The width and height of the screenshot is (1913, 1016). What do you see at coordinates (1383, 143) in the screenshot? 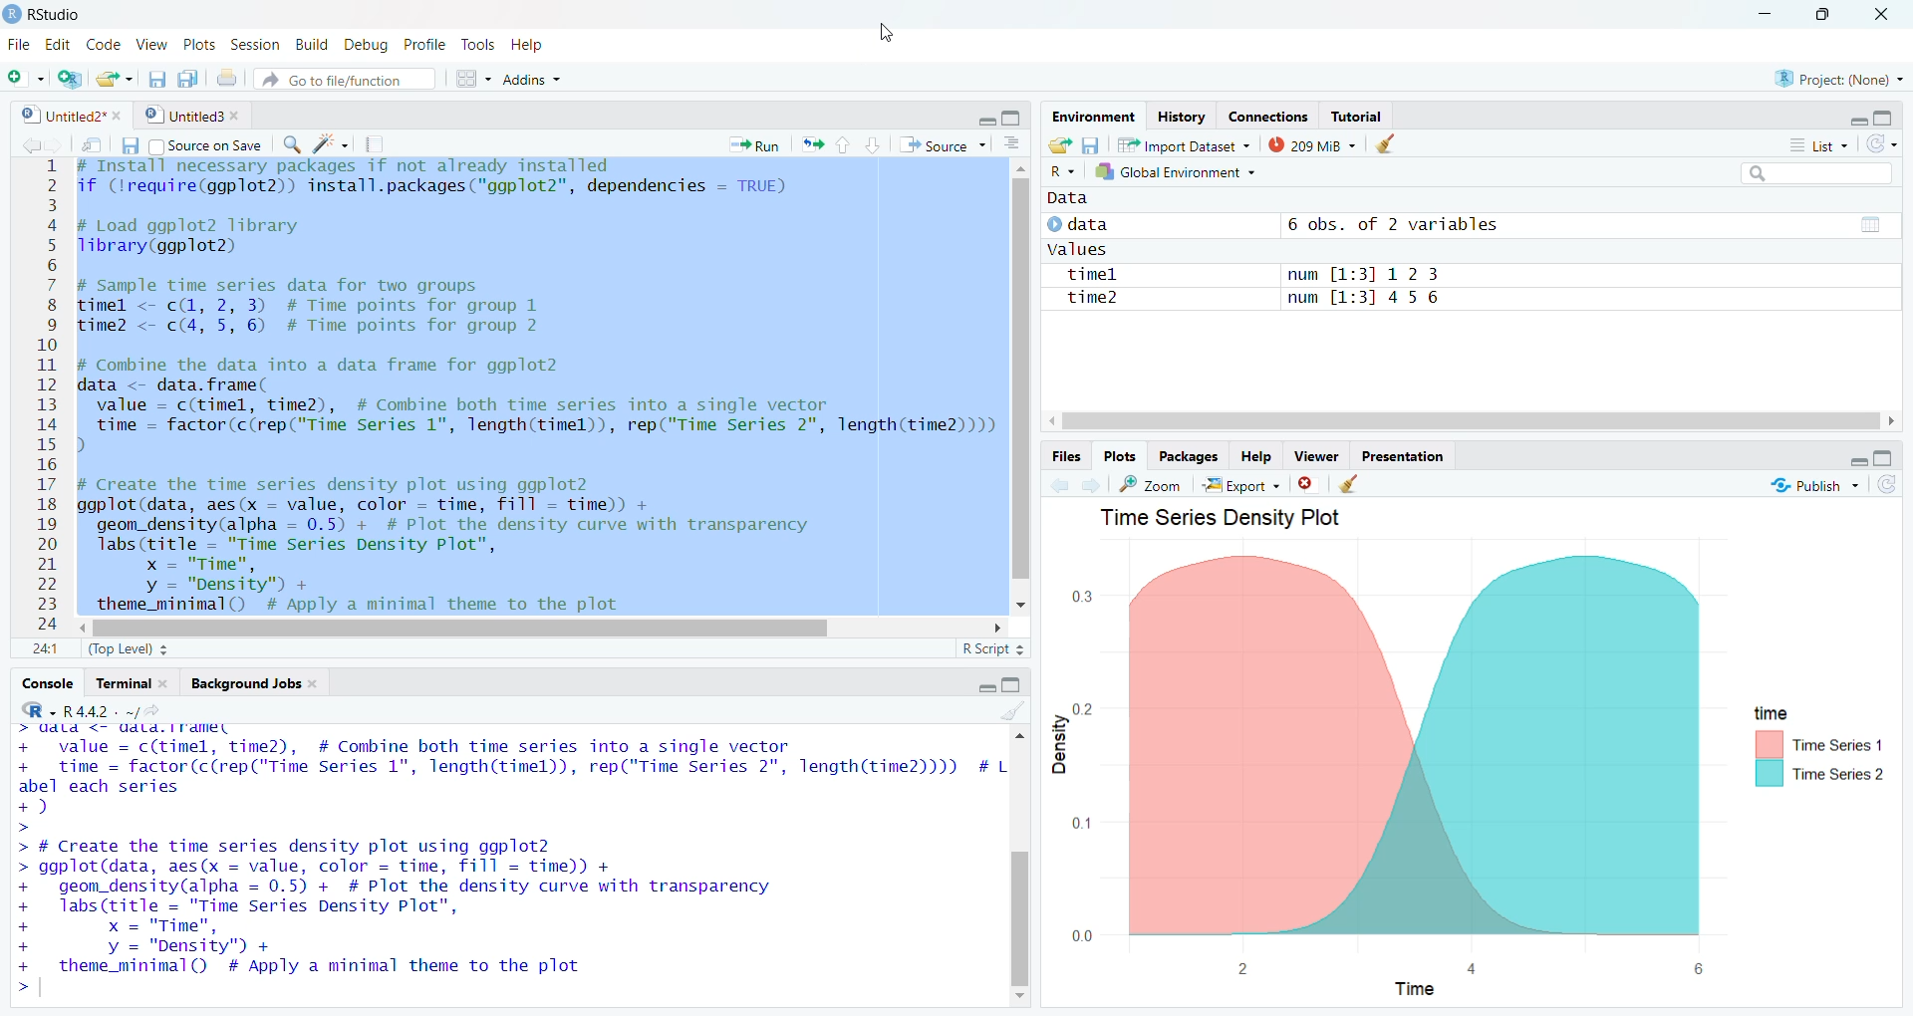
I see `clean` at bounding box center [1383, 143].